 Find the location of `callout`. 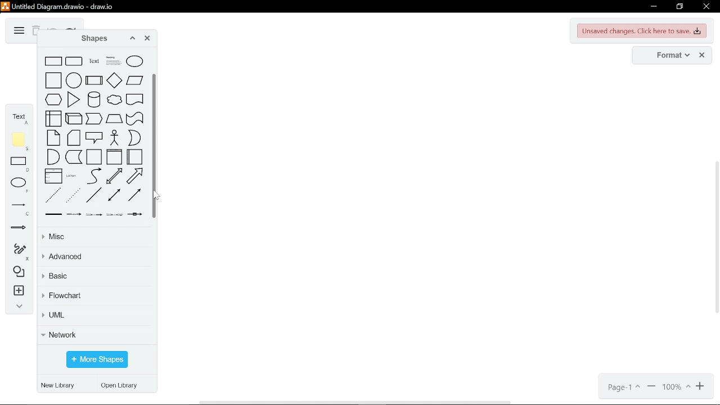

callout is located at coordinates (94, 137).